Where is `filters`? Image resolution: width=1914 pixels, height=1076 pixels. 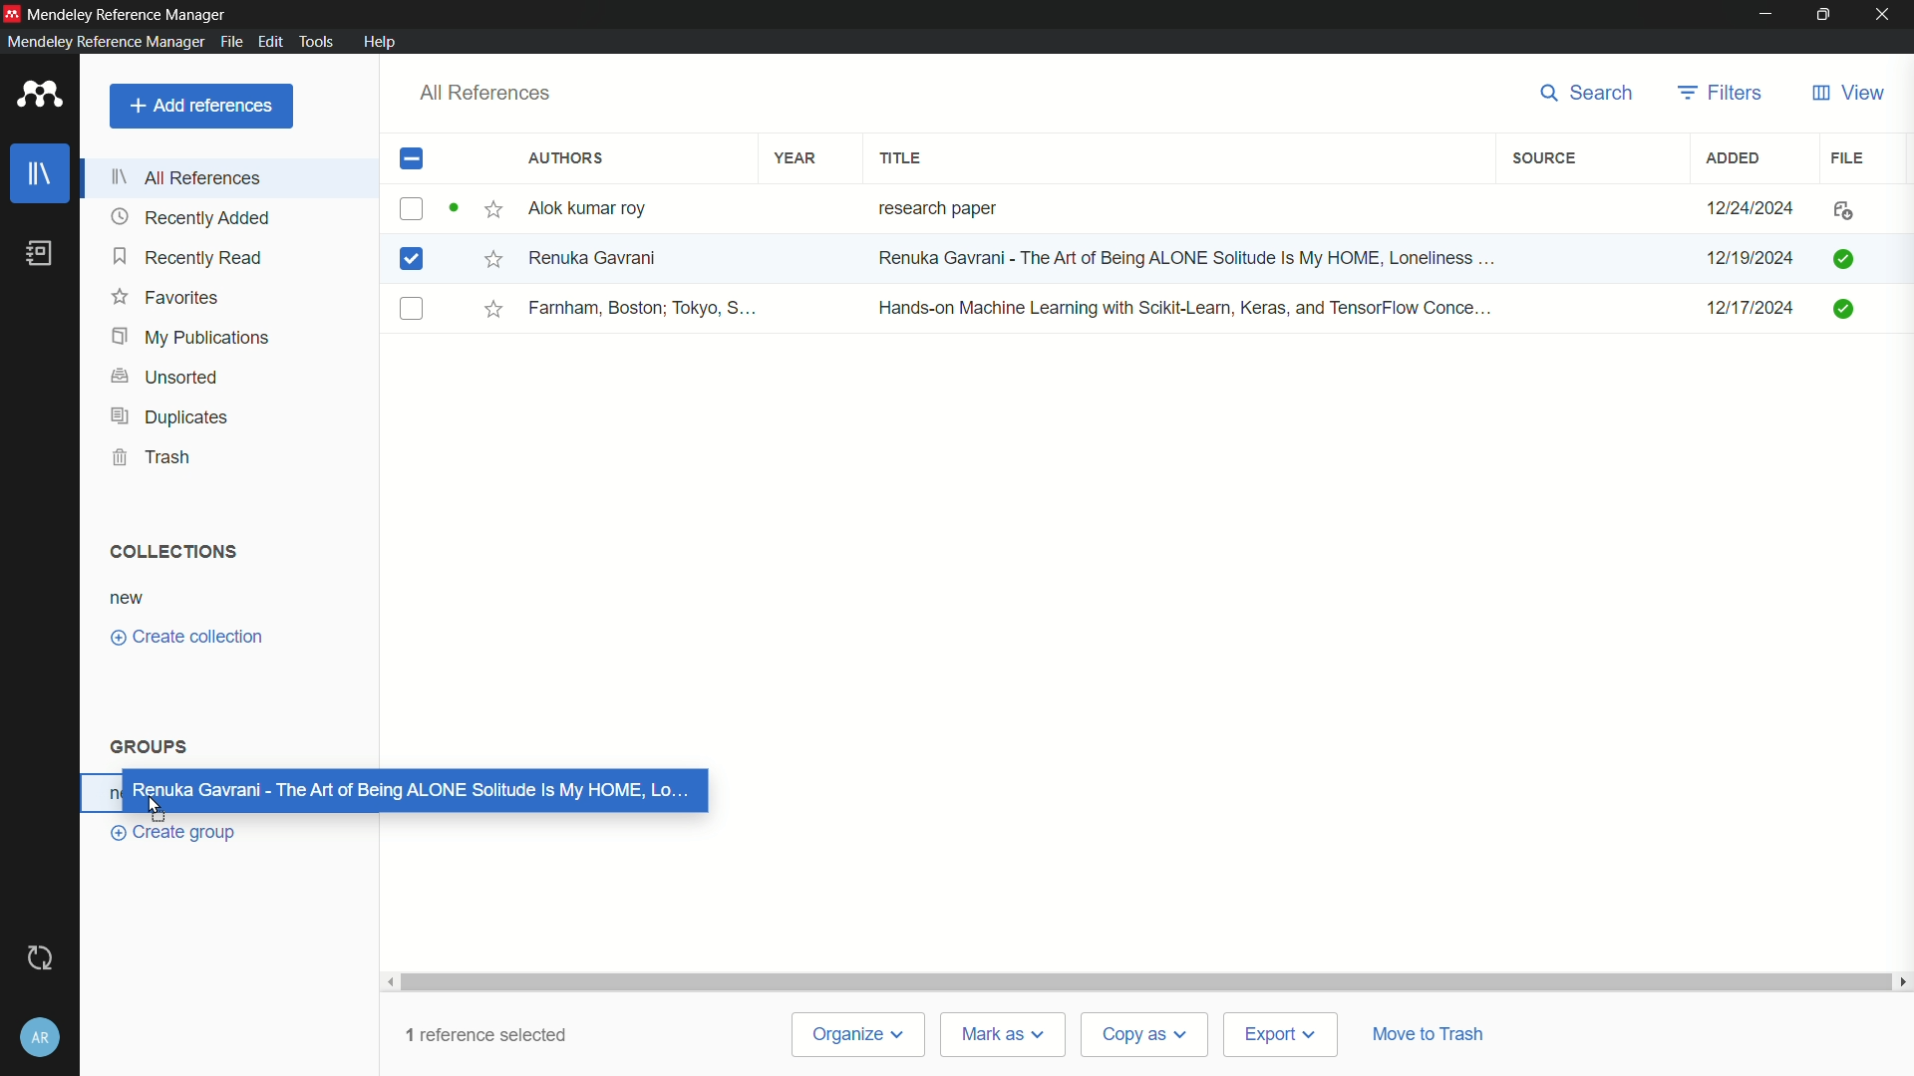
filters is located at coordinates (1721, 92).